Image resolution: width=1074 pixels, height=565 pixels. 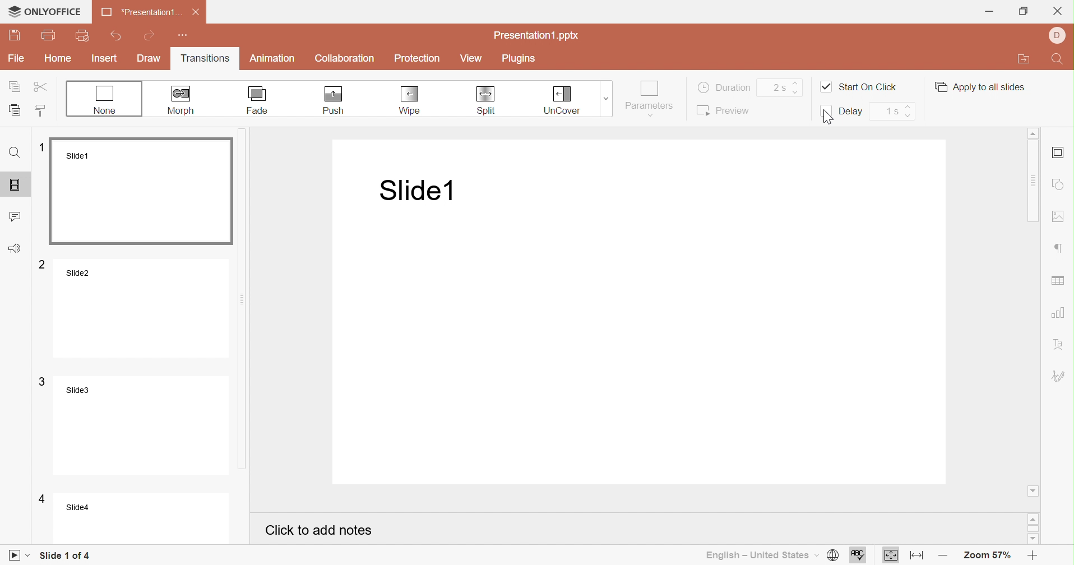 I want to click on Uncover, so click(x=564, y=99).